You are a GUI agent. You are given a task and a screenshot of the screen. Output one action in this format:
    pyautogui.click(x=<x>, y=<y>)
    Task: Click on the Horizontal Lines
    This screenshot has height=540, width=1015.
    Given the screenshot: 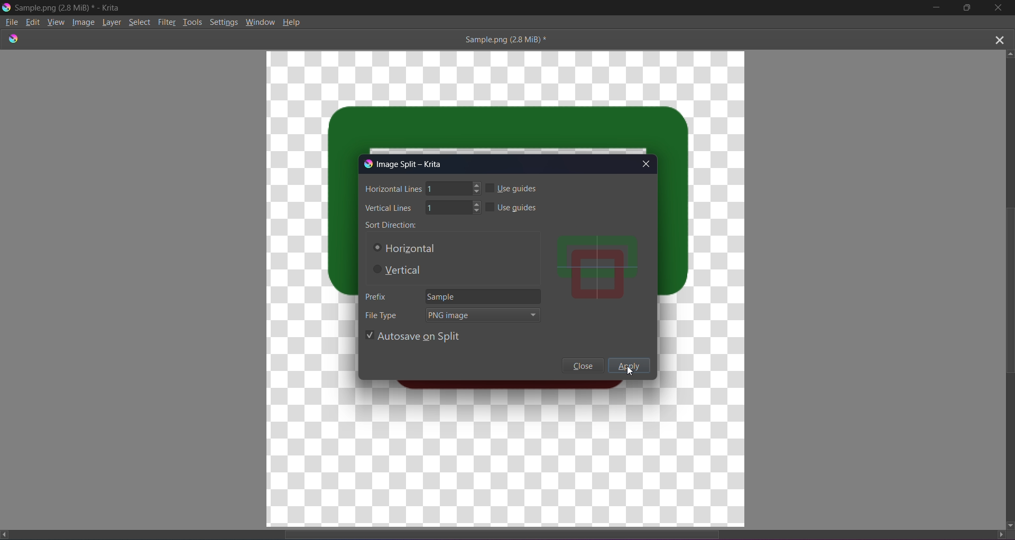 What is the action you would take?
    pyautogui.click(x=422, y=189)
    